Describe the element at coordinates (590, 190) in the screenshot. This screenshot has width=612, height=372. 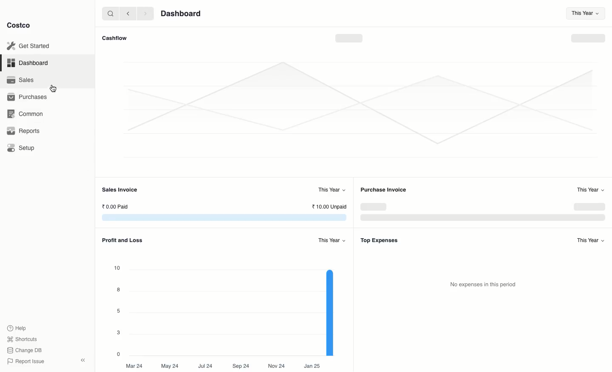
I see `This Year` at that location.